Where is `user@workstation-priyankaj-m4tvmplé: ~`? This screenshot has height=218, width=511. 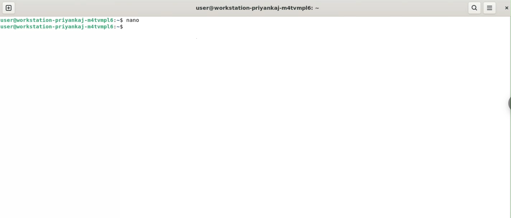
user@workstation-priyankaj-m4tvmplé: ~ is located at coordinates (256, 8).